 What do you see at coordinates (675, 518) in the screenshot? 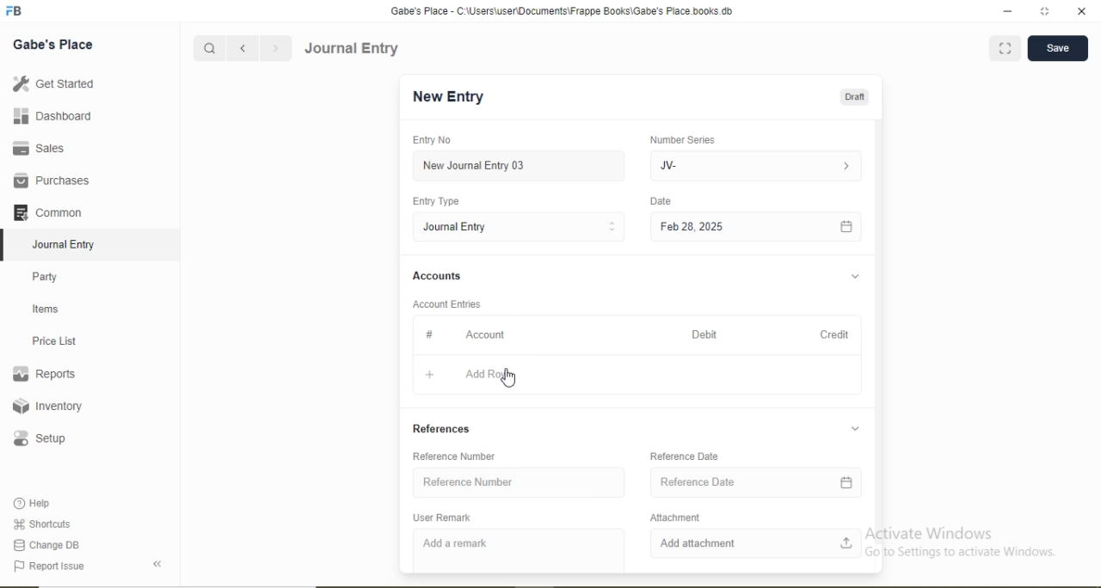
I see `Attachment` at bounding box center [675, 518].